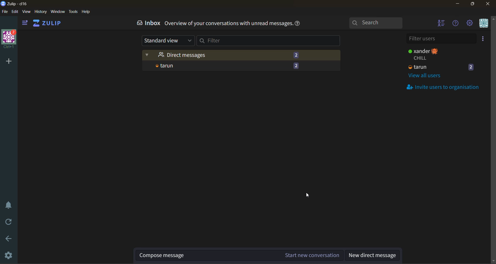 This screenshot has height=264, width=496. Describe the element at coordinates (272, 42) in the screenshot. I see `filter` at that location.